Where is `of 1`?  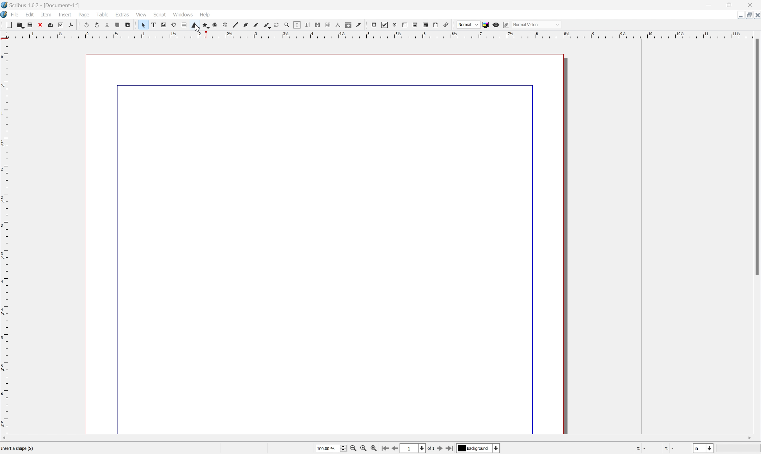 of 1 is located at coordinates (431, 448).